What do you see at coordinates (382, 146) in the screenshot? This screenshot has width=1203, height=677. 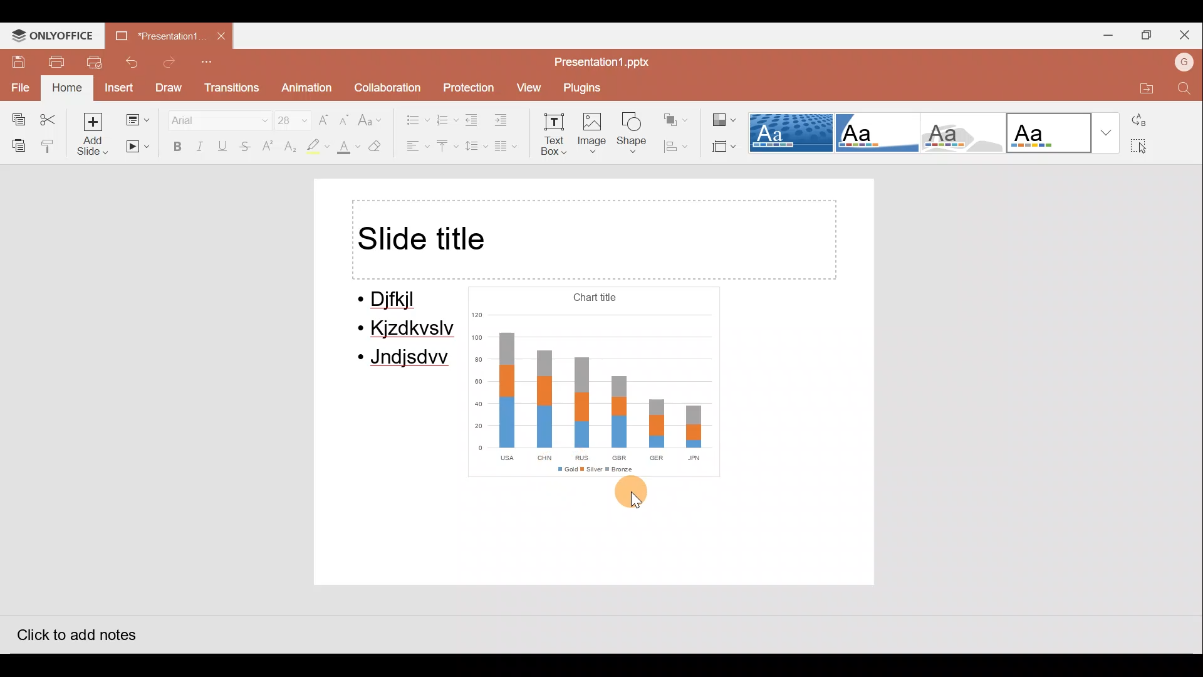 I see `Clear style` at bounding box center [382, 146].